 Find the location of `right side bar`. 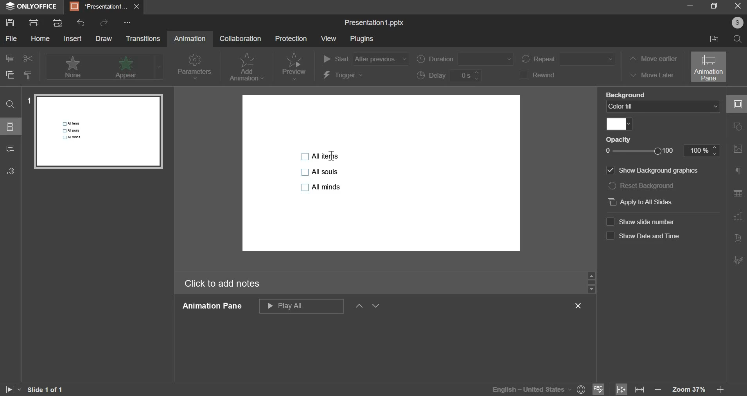

right side bar is located at coordinates (738, 182).